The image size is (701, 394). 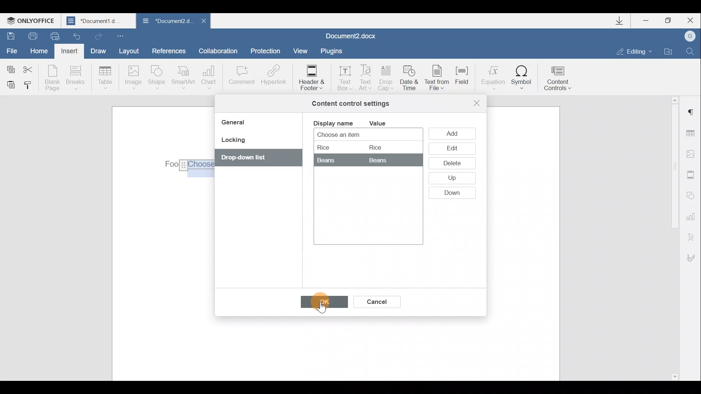 I want to click on Drop down list, so click(x=255, y=158).